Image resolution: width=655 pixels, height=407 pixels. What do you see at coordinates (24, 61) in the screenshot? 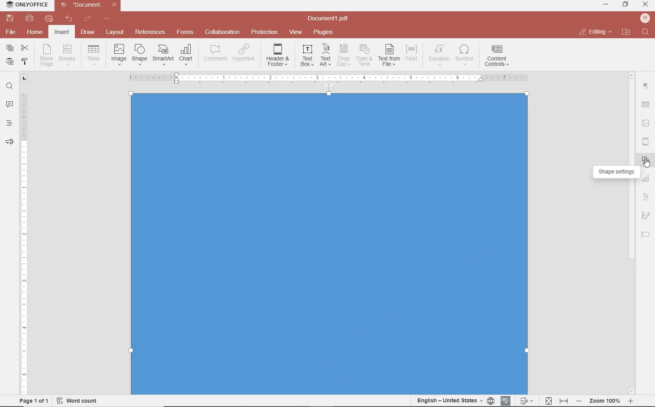
I see `copy style` at bounding box center [24, 61].